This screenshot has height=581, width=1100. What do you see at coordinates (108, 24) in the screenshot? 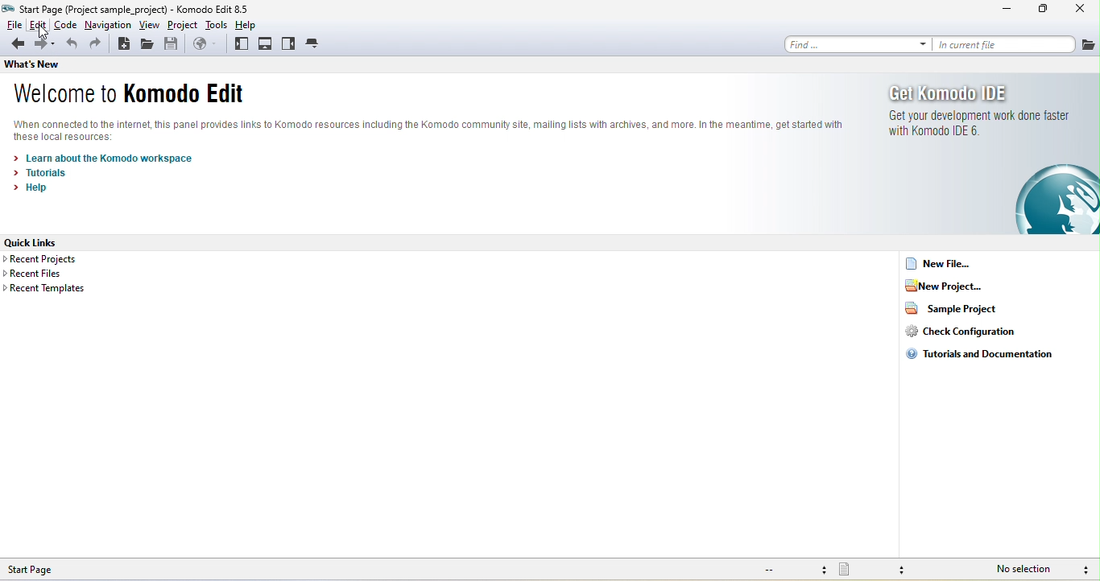
I see `navigation` at bounding box center [108, 24].